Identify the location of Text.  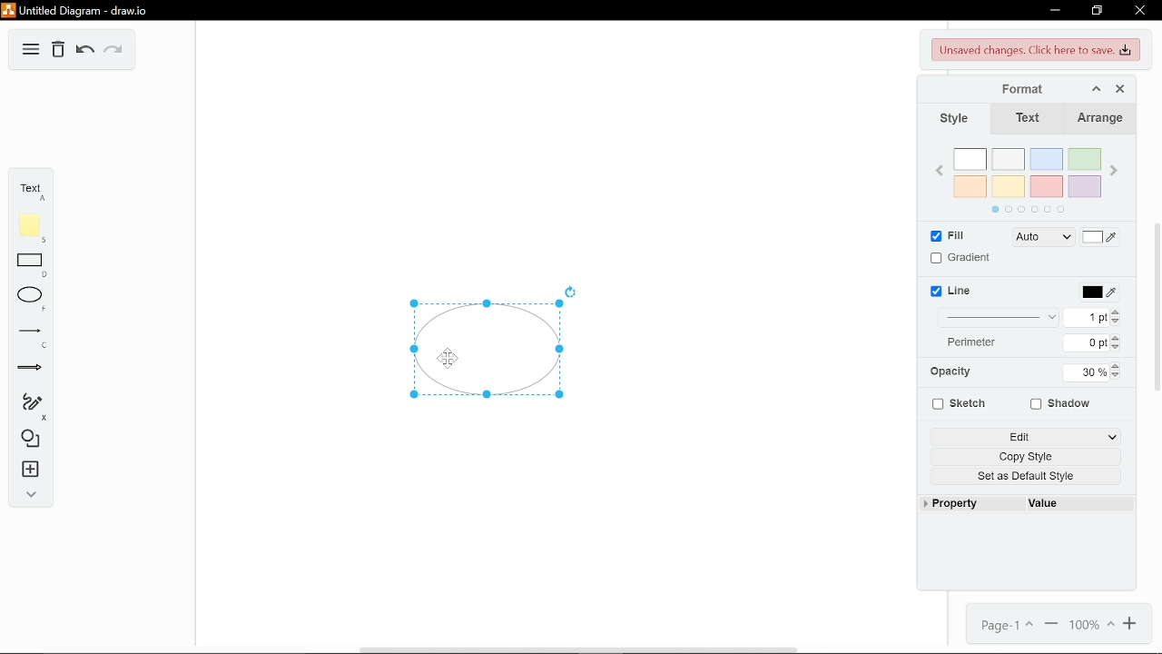
(1027, 118).